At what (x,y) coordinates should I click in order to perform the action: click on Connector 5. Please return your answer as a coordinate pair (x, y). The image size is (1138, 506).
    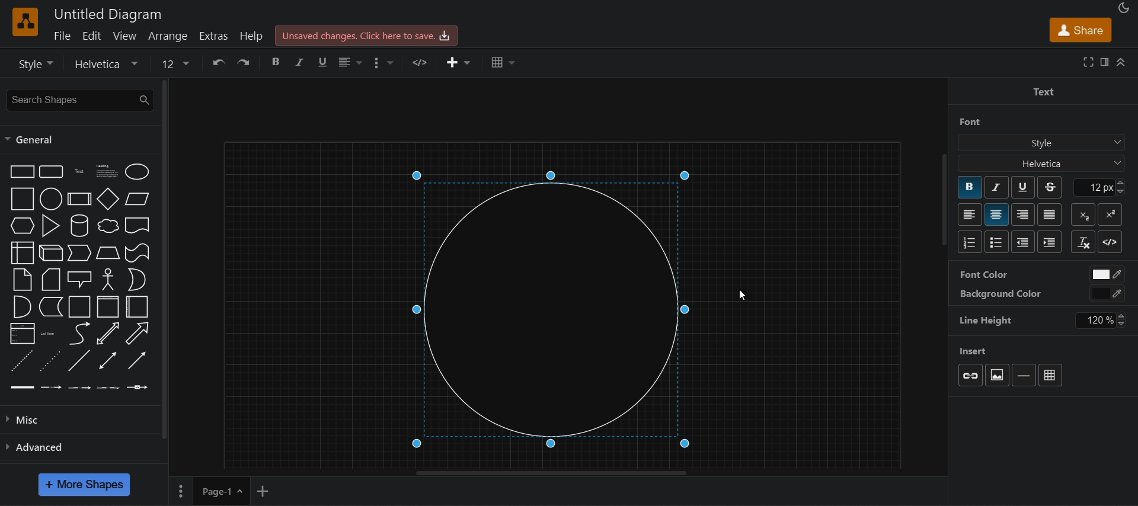
    Looking at the image, I should click on (137, 387).